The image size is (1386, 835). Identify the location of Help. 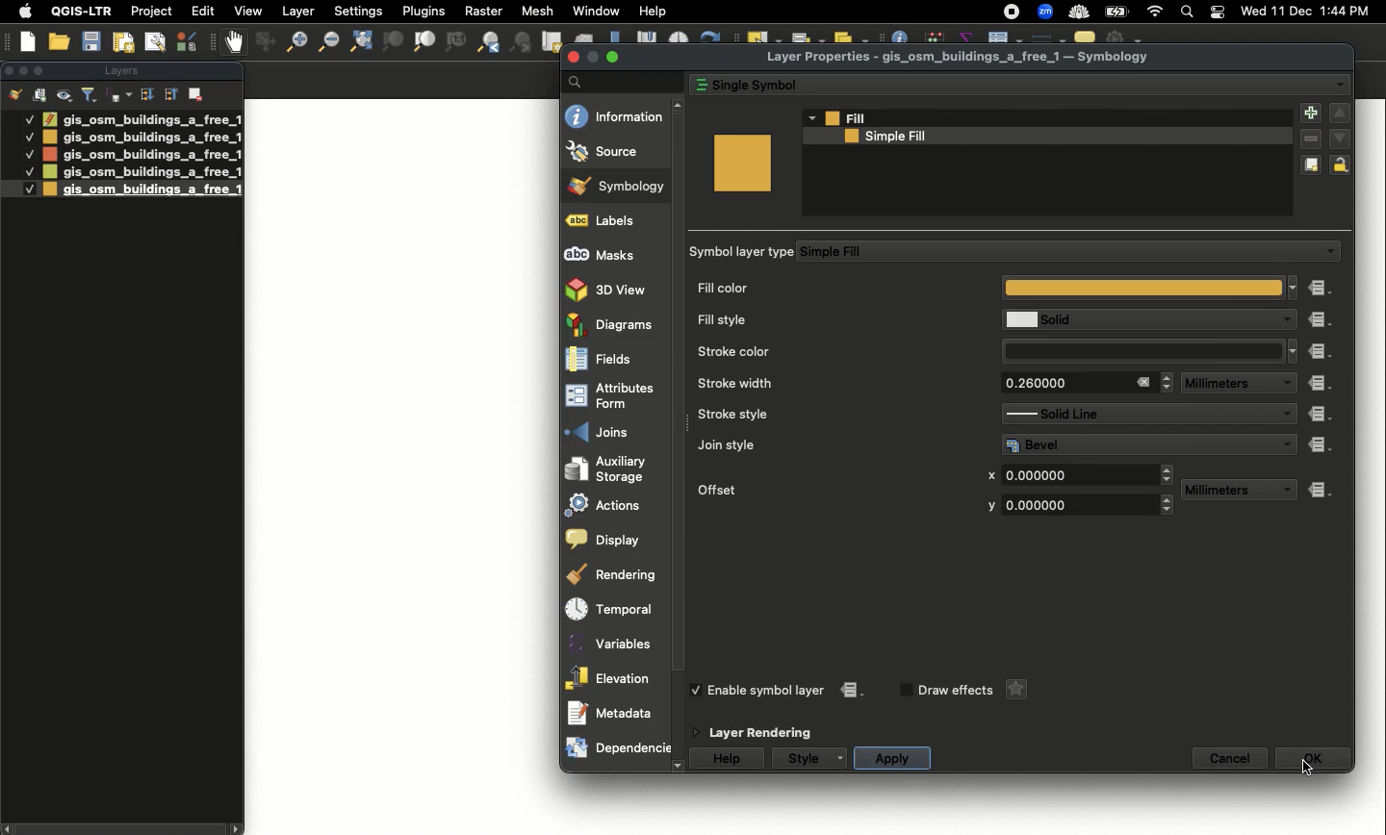
(729, 759).